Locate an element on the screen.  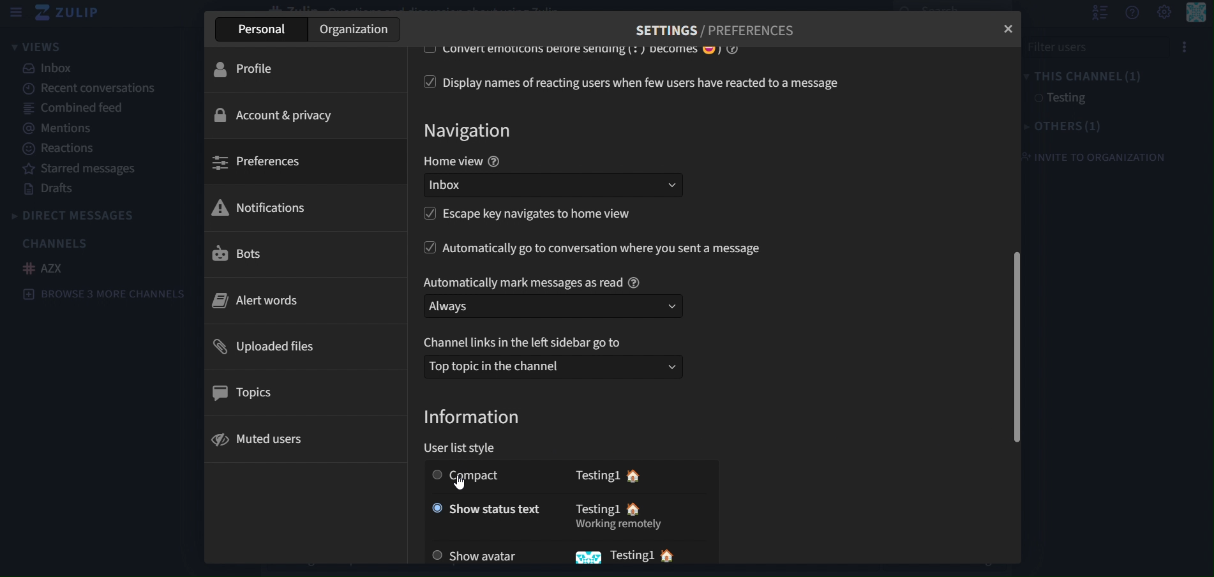
Icon is located at coordinates (583, 559).